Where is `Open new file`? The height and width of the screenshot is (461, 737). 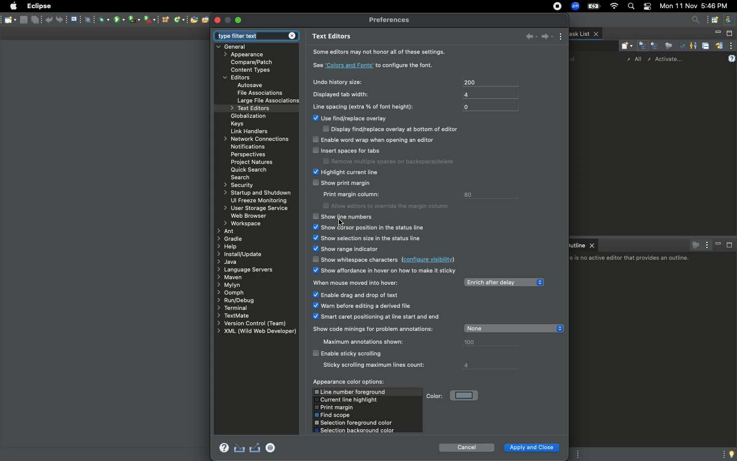 Open new file is located at coordinates (192, 20).